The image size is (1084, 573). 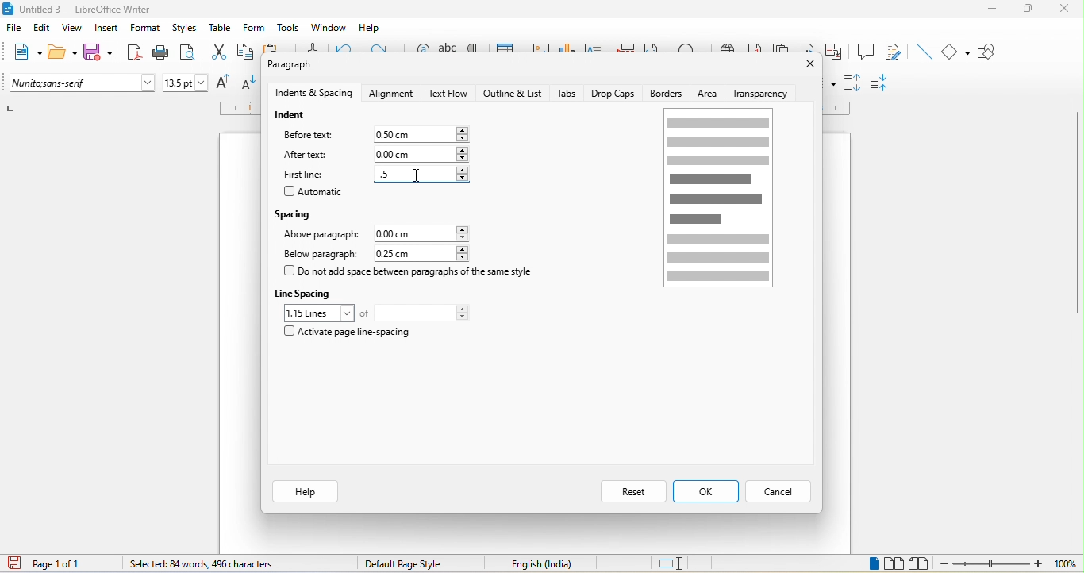 I want to click on cut, so click(x=219, y=53).